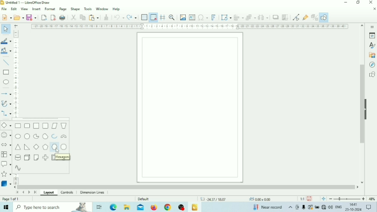 The image size is (377, 212). I want to click on Cut, so click(74, 18).